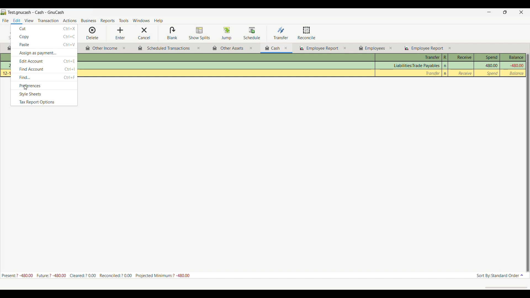  I want to click on n, so click(445, 73).